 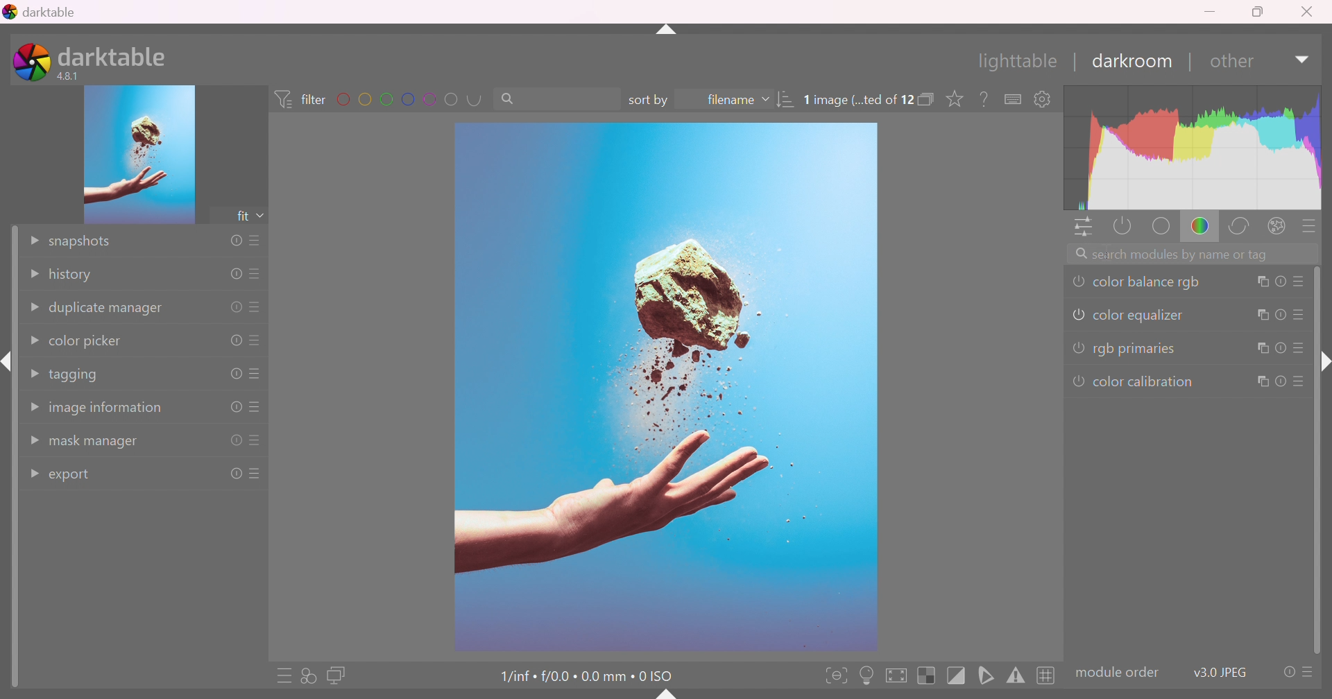 What do you see at coordinates (1016, 678) in the screenshot?
I see `toggle gamut checking` at bounding box center [1016, 678].